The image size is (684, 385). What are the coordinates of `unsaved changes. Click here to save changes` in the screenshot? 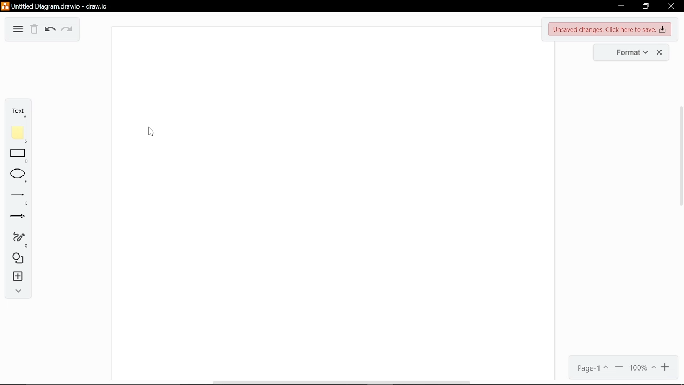 It's located at (611, 29).